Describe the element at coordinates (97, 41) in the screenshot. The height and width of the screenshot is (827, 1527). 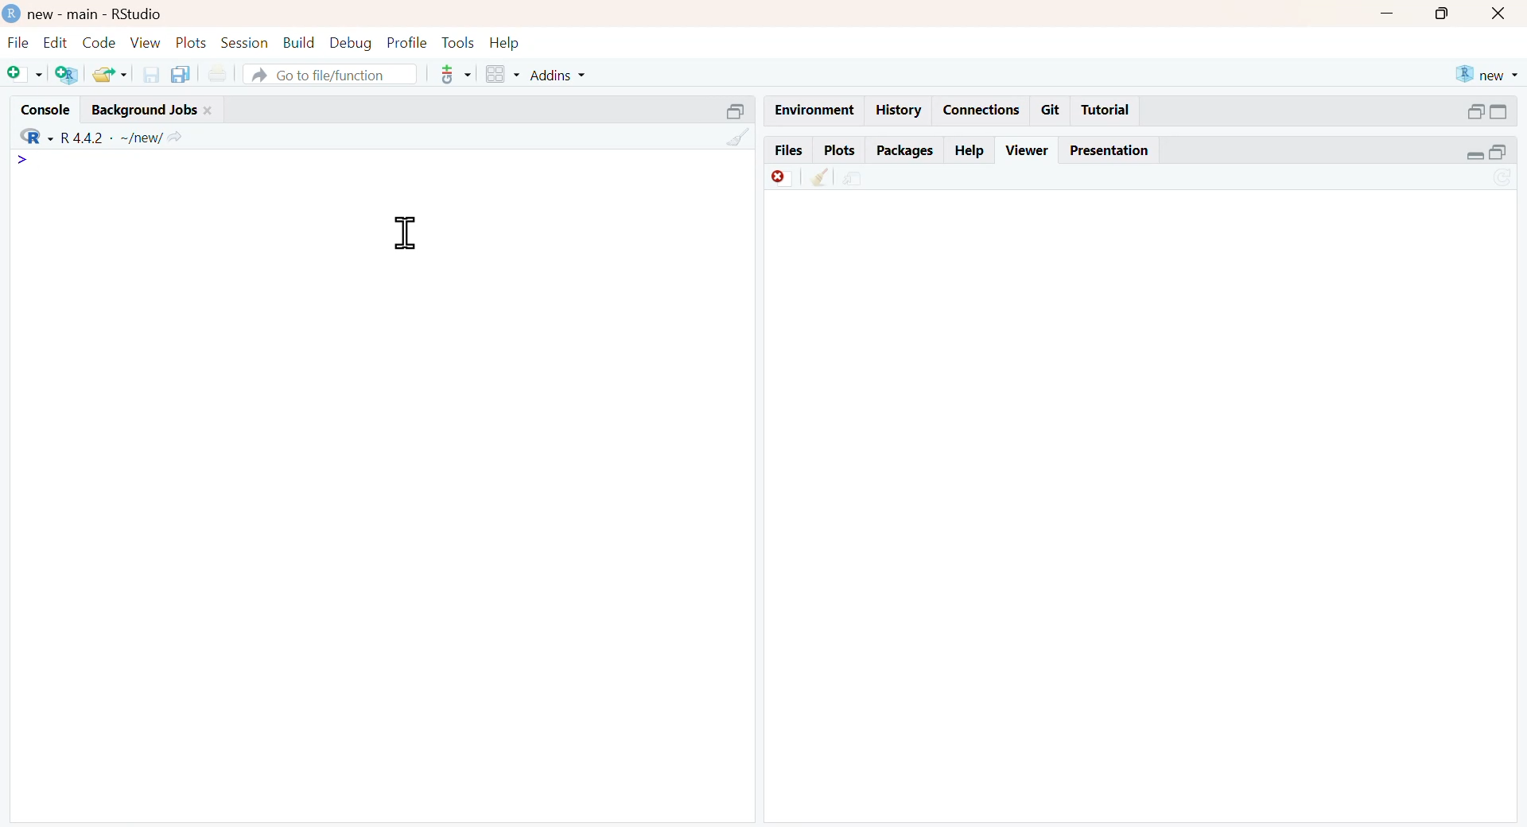
I see `Code` at that location.